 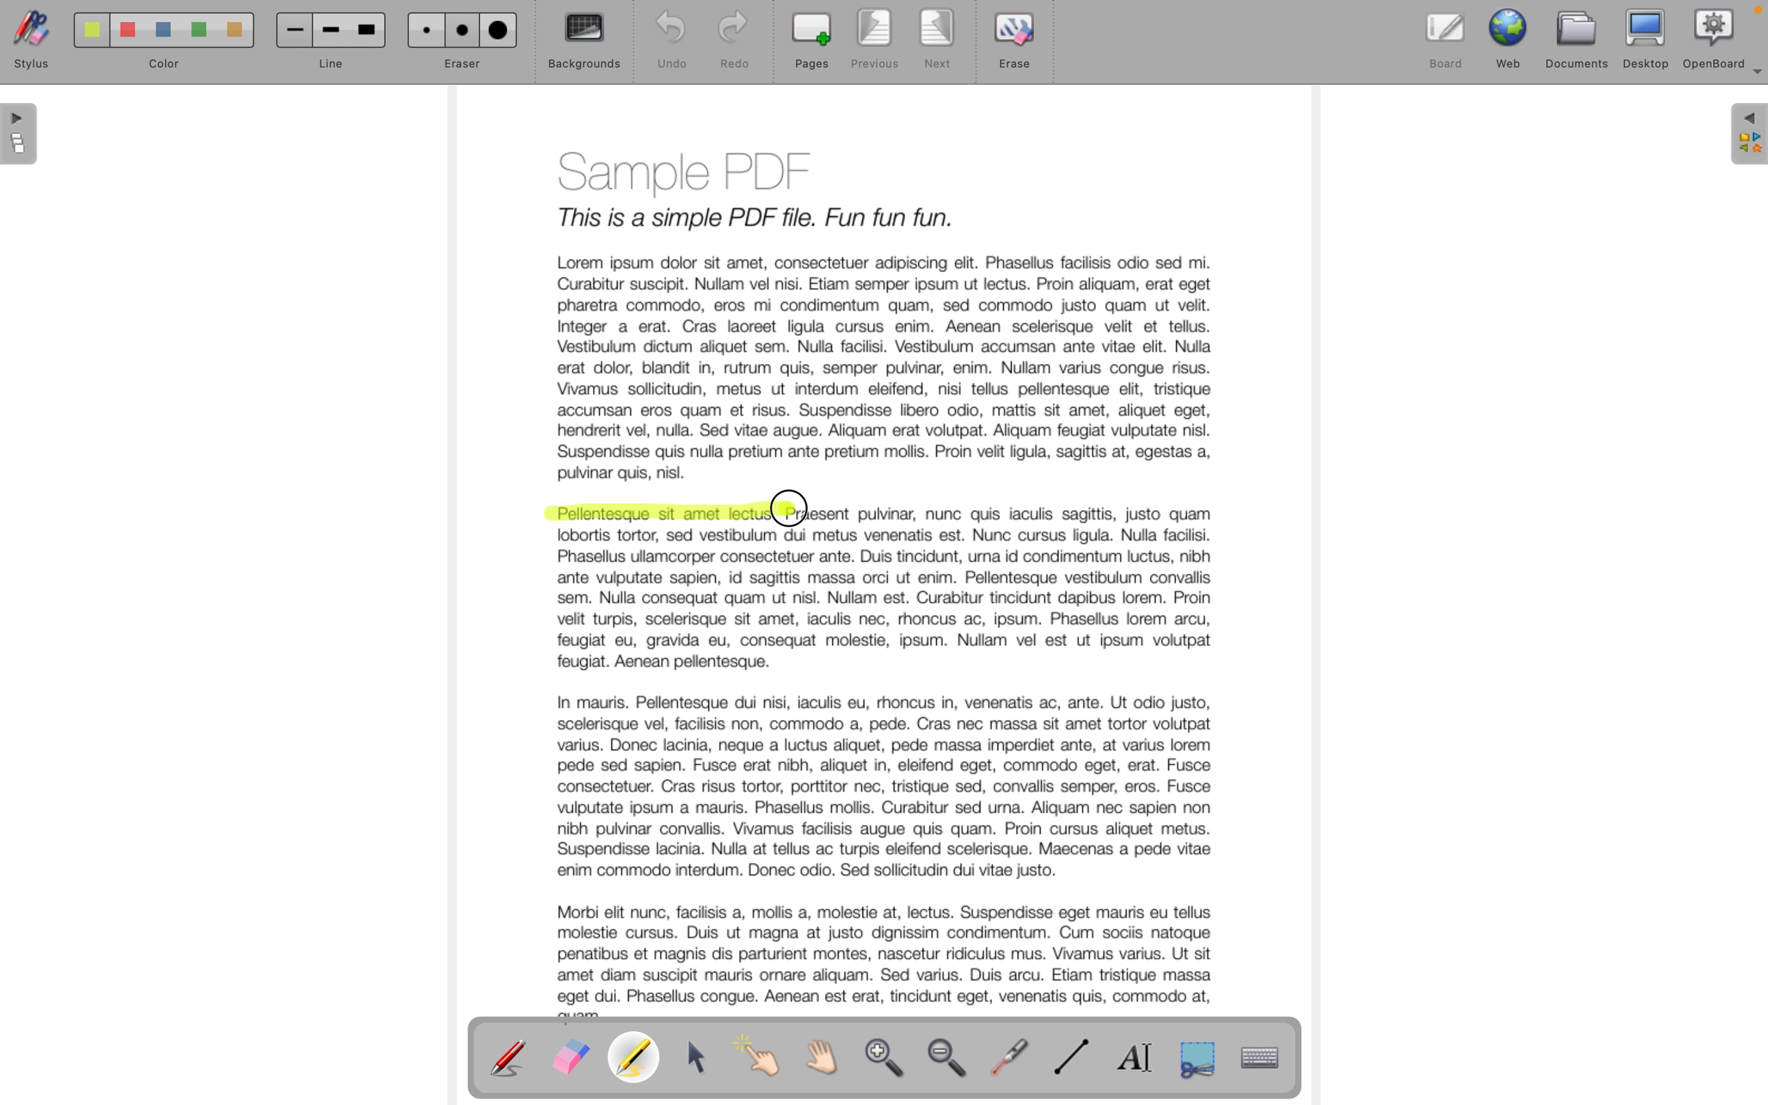 What do you see at coordinates (790, 504) in the screenshot?
I see `cursor` at bounding box center [790, 504].